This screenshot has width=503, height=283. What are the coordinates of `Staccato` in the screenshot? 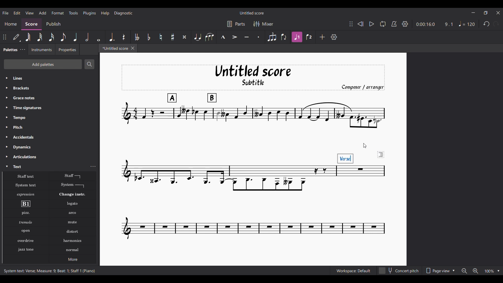 It's located at (259, 37).